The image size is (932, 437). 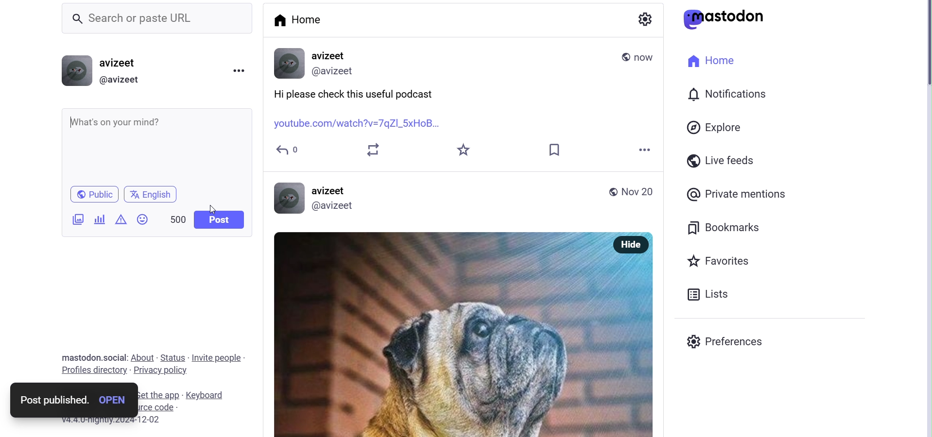 I want to click on profile picture, so click(x=287, y=63).